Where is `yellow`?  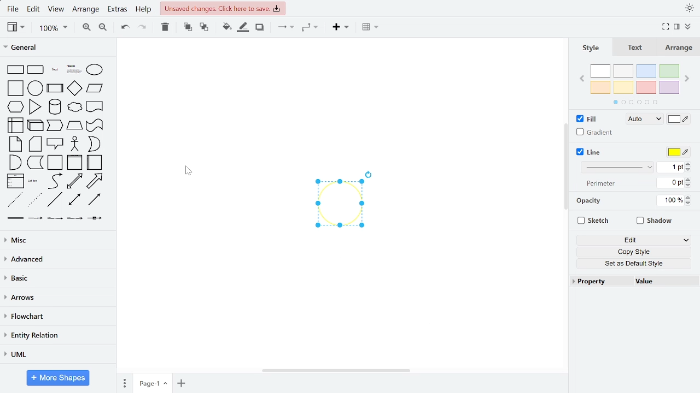 yellow is located at coordinates (624, 87).